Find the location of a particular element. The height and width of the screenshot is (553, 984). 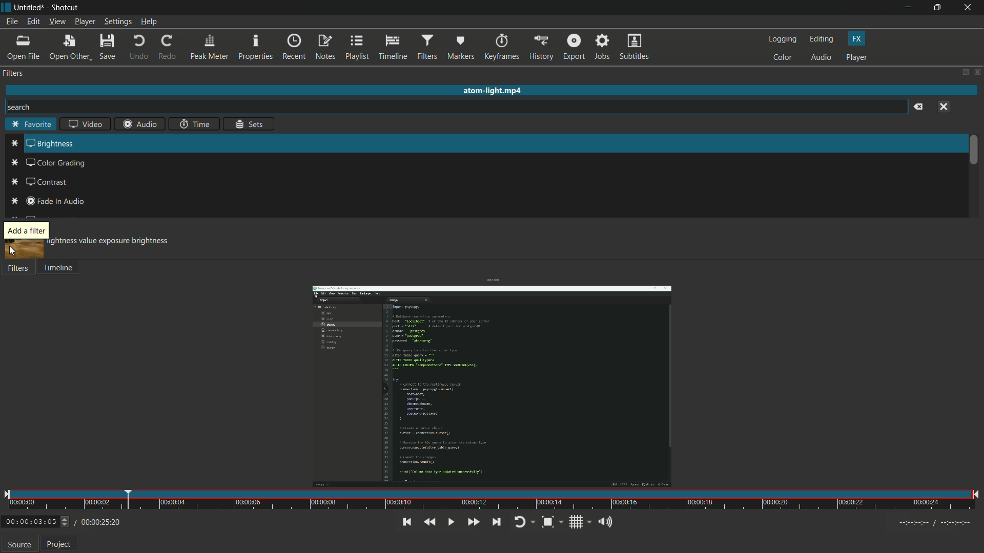

subtitles is located at coordinates (634, 47).